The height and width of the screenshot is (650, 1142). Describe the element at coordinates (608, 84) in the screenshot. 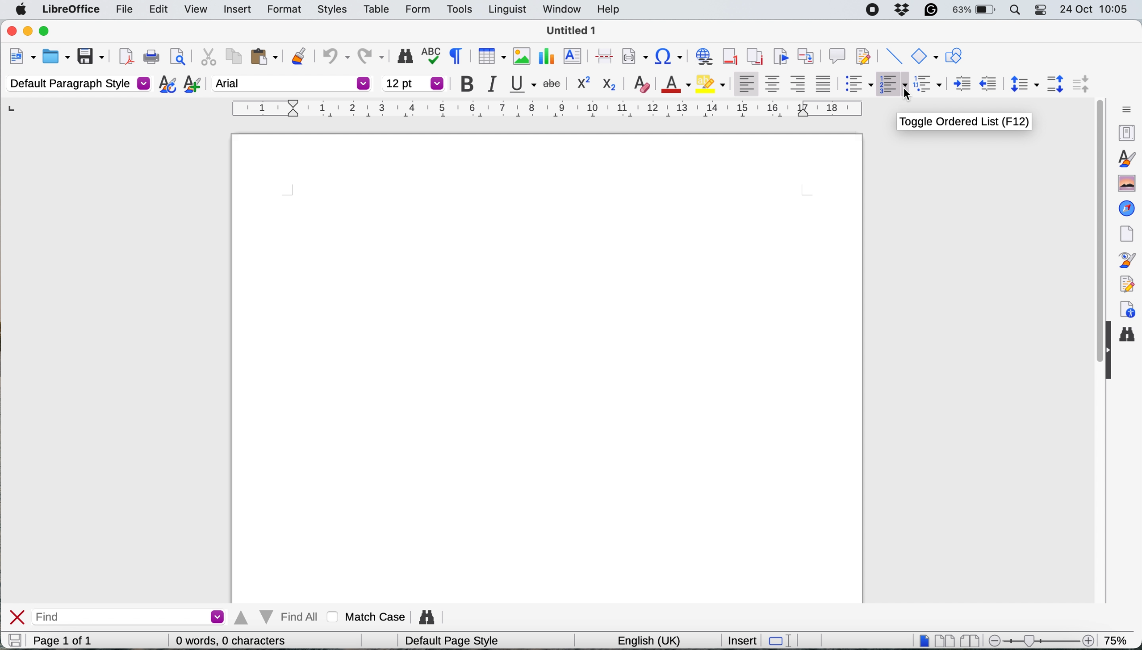

I see `subscript` at that location.